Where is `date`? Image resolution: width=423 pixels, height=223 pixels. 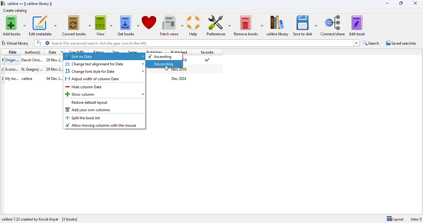
date is located at coordinates (54, 78).